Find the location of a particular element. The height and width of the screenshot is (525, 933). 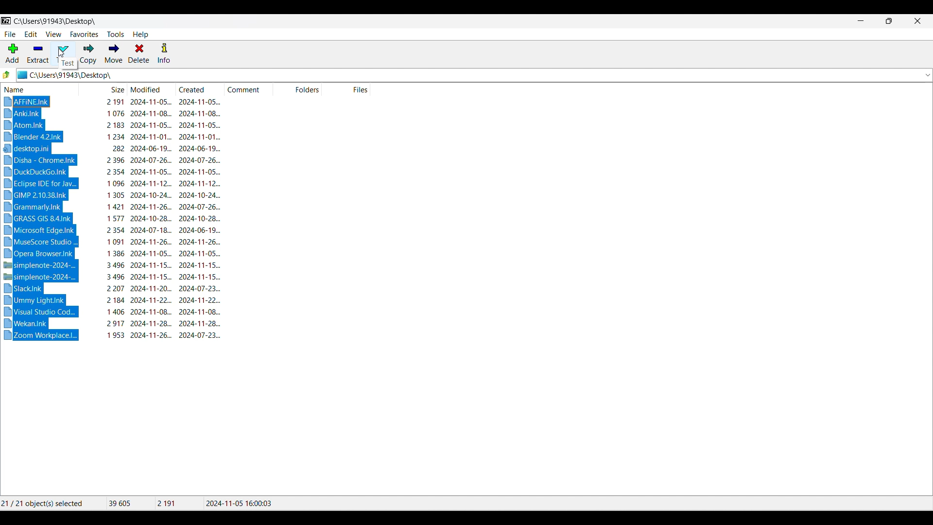

Cursor position unchanged is located at coordinates (61, 53).